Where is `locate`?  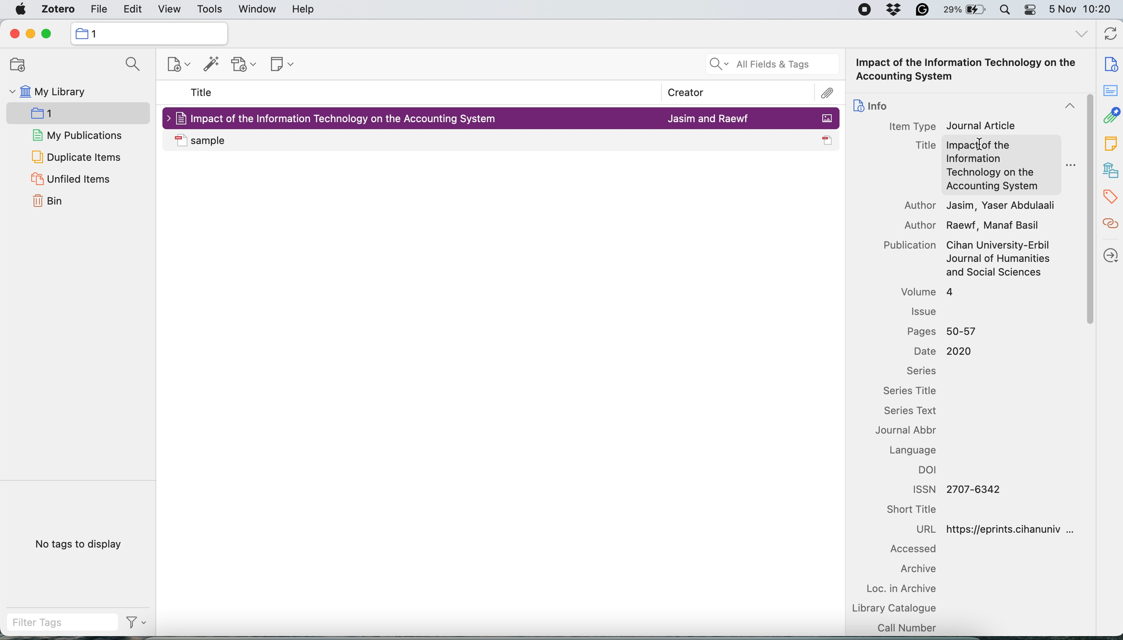 locate is located at coordinates (1109, 256).